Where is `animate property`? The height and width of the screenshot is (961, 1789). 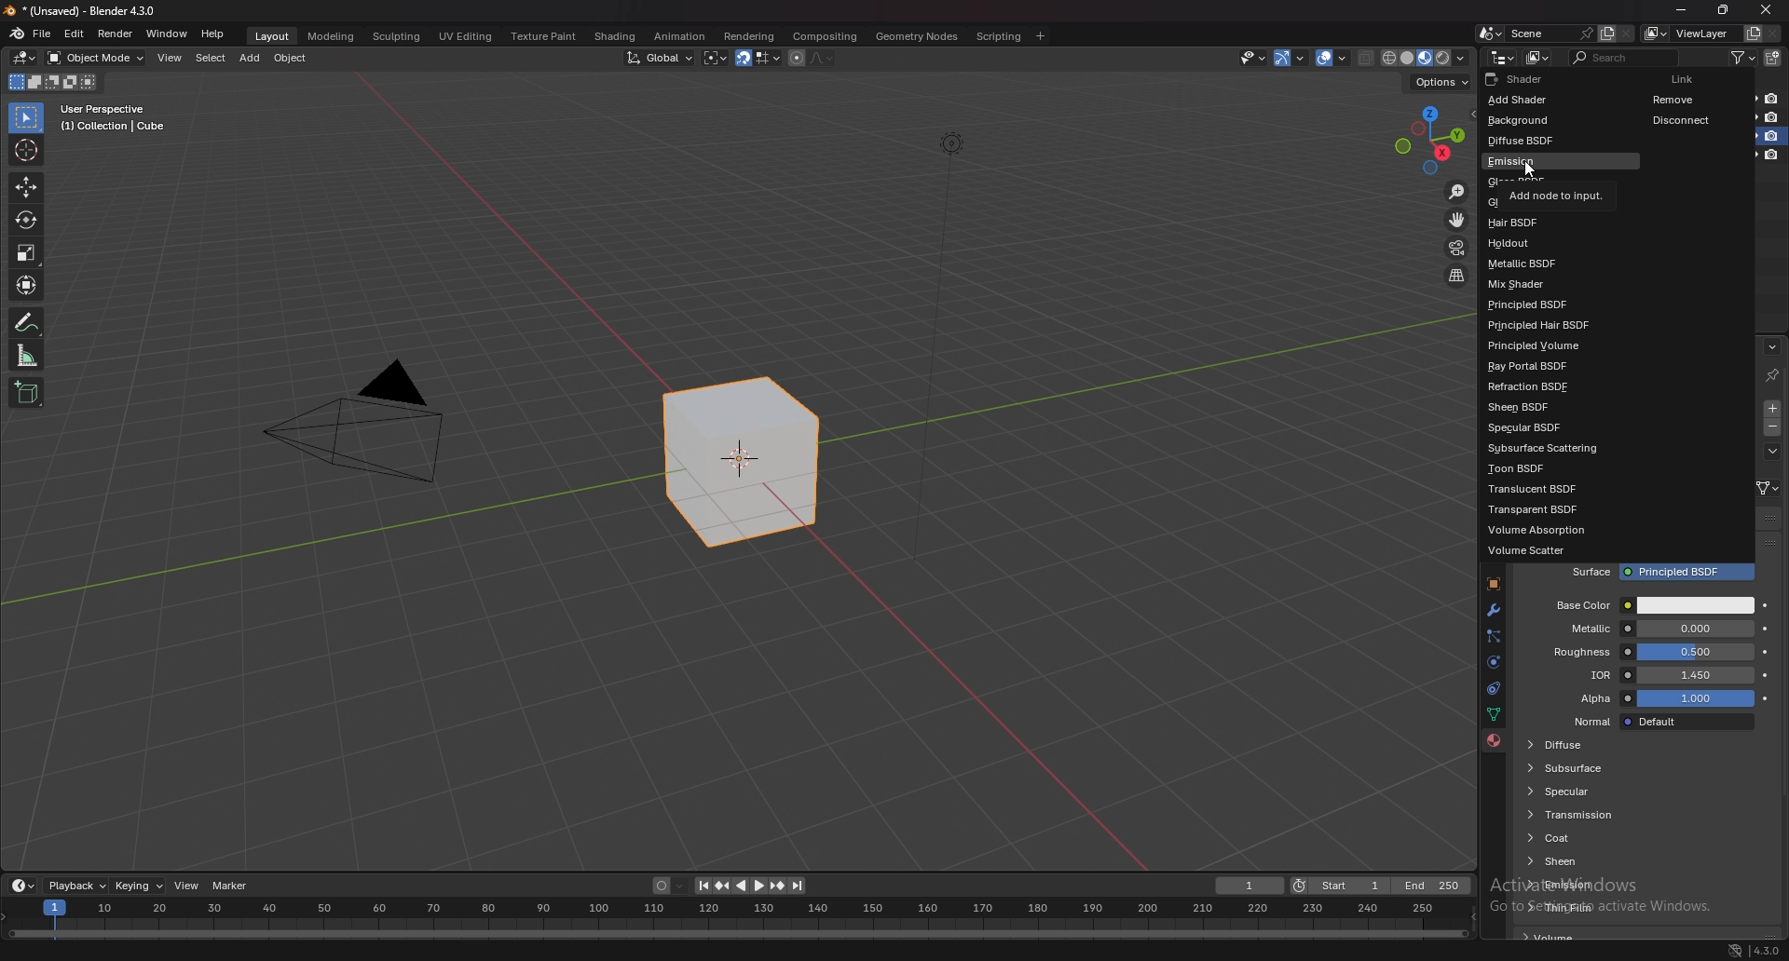
animate property is located at coordinates (1767, 606).